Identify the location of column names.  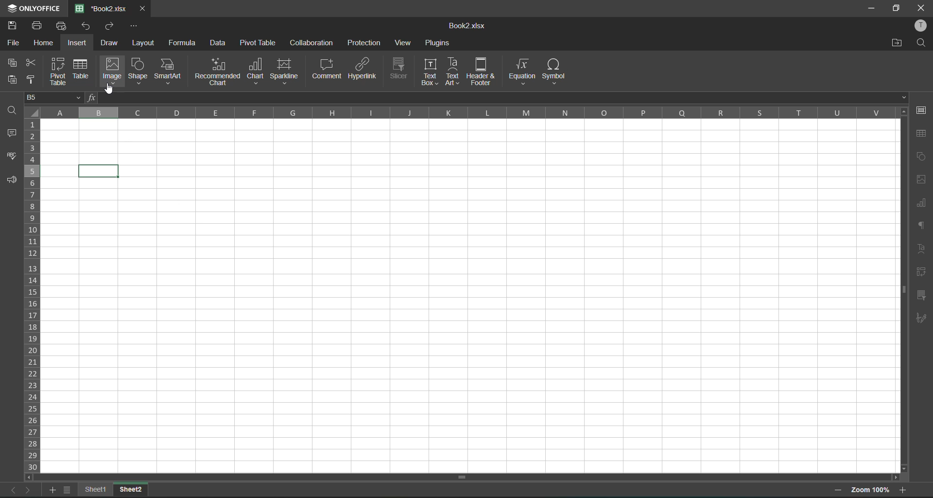
(467, 114).